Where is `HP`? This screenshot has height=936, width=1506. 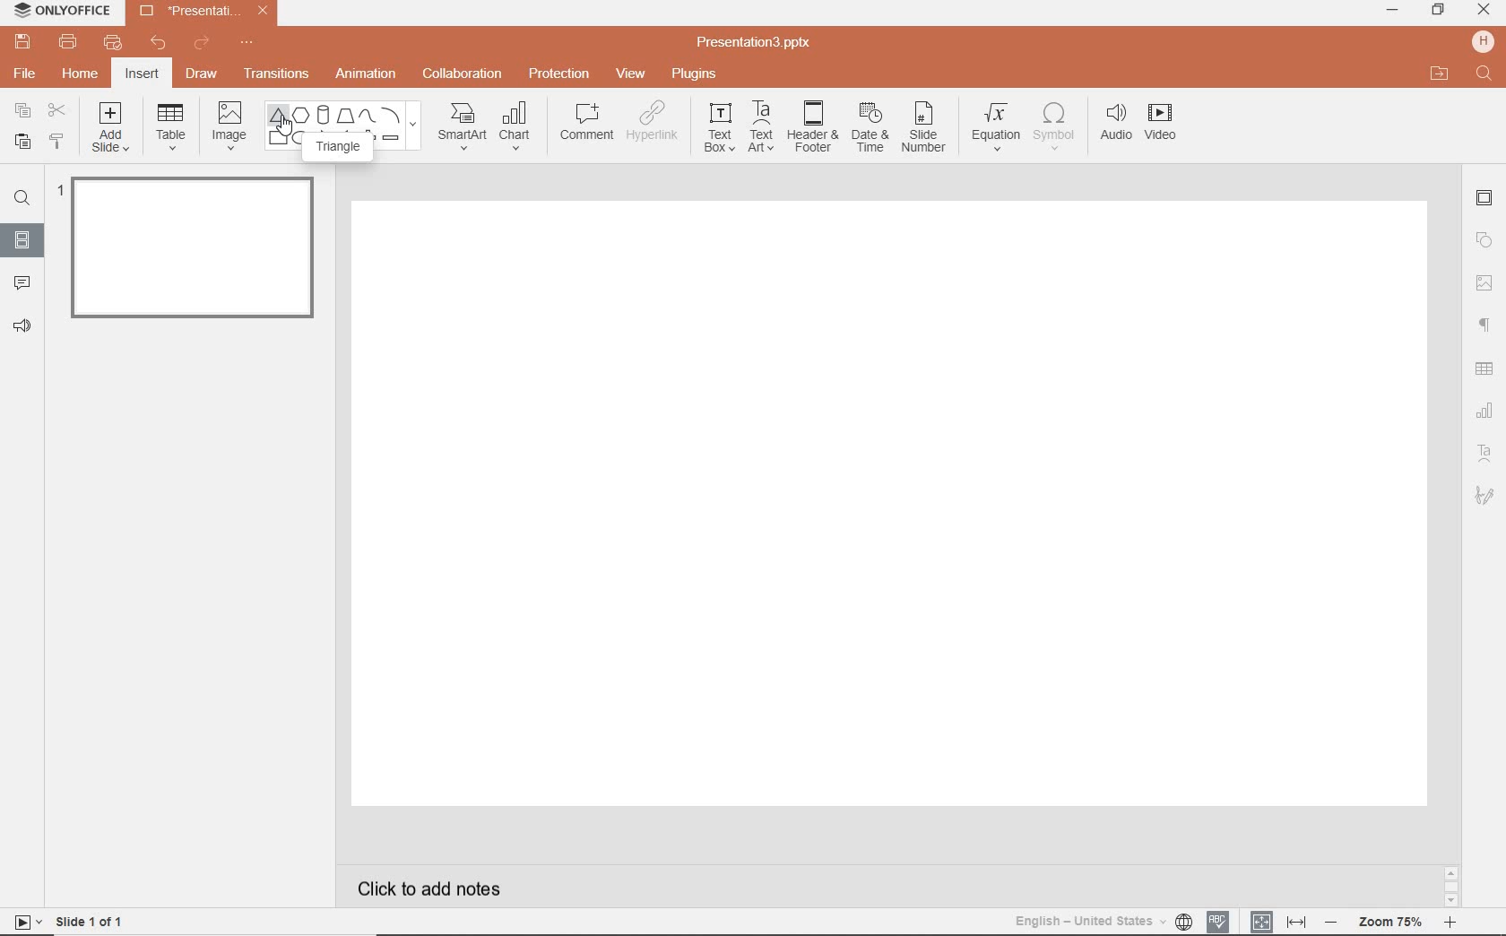
HP is located at coordinates (1484, 41).